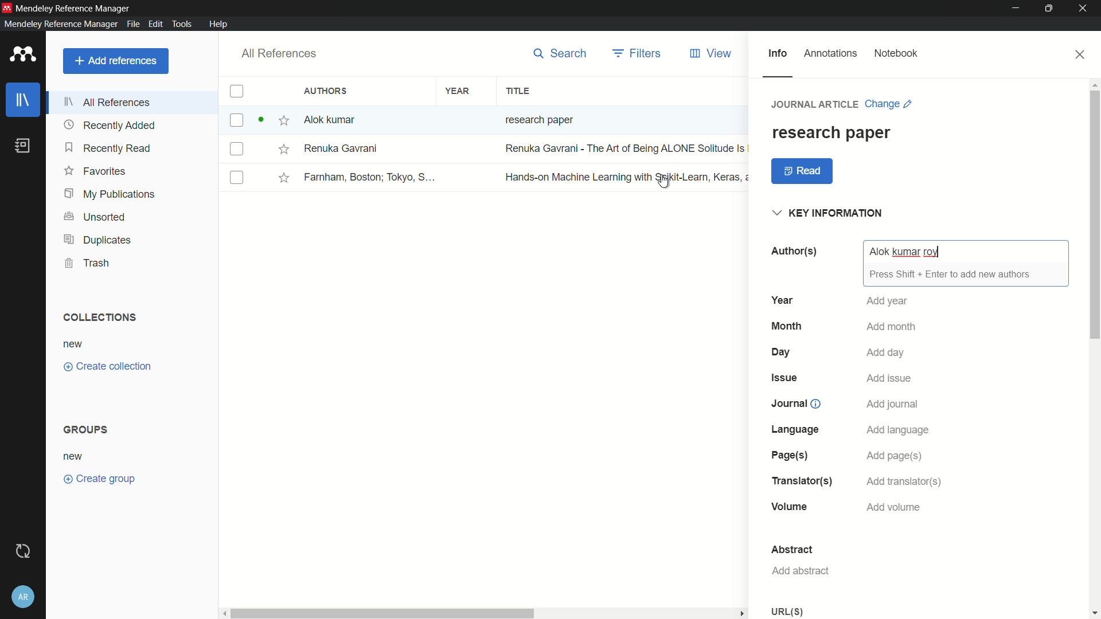 The width and height of the screenshot is (1101, 619). I want to click on translation, so click(799, 481).